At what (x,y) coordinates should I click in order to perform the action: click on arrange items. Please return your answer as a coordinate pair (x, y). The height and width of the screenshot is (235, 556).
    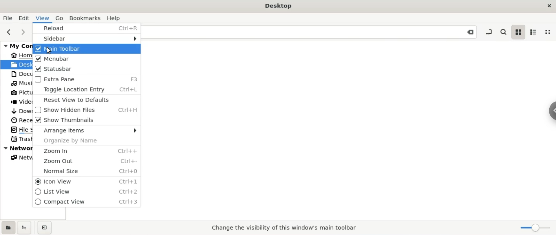
    Looking at the image, I should click on (87, 131).